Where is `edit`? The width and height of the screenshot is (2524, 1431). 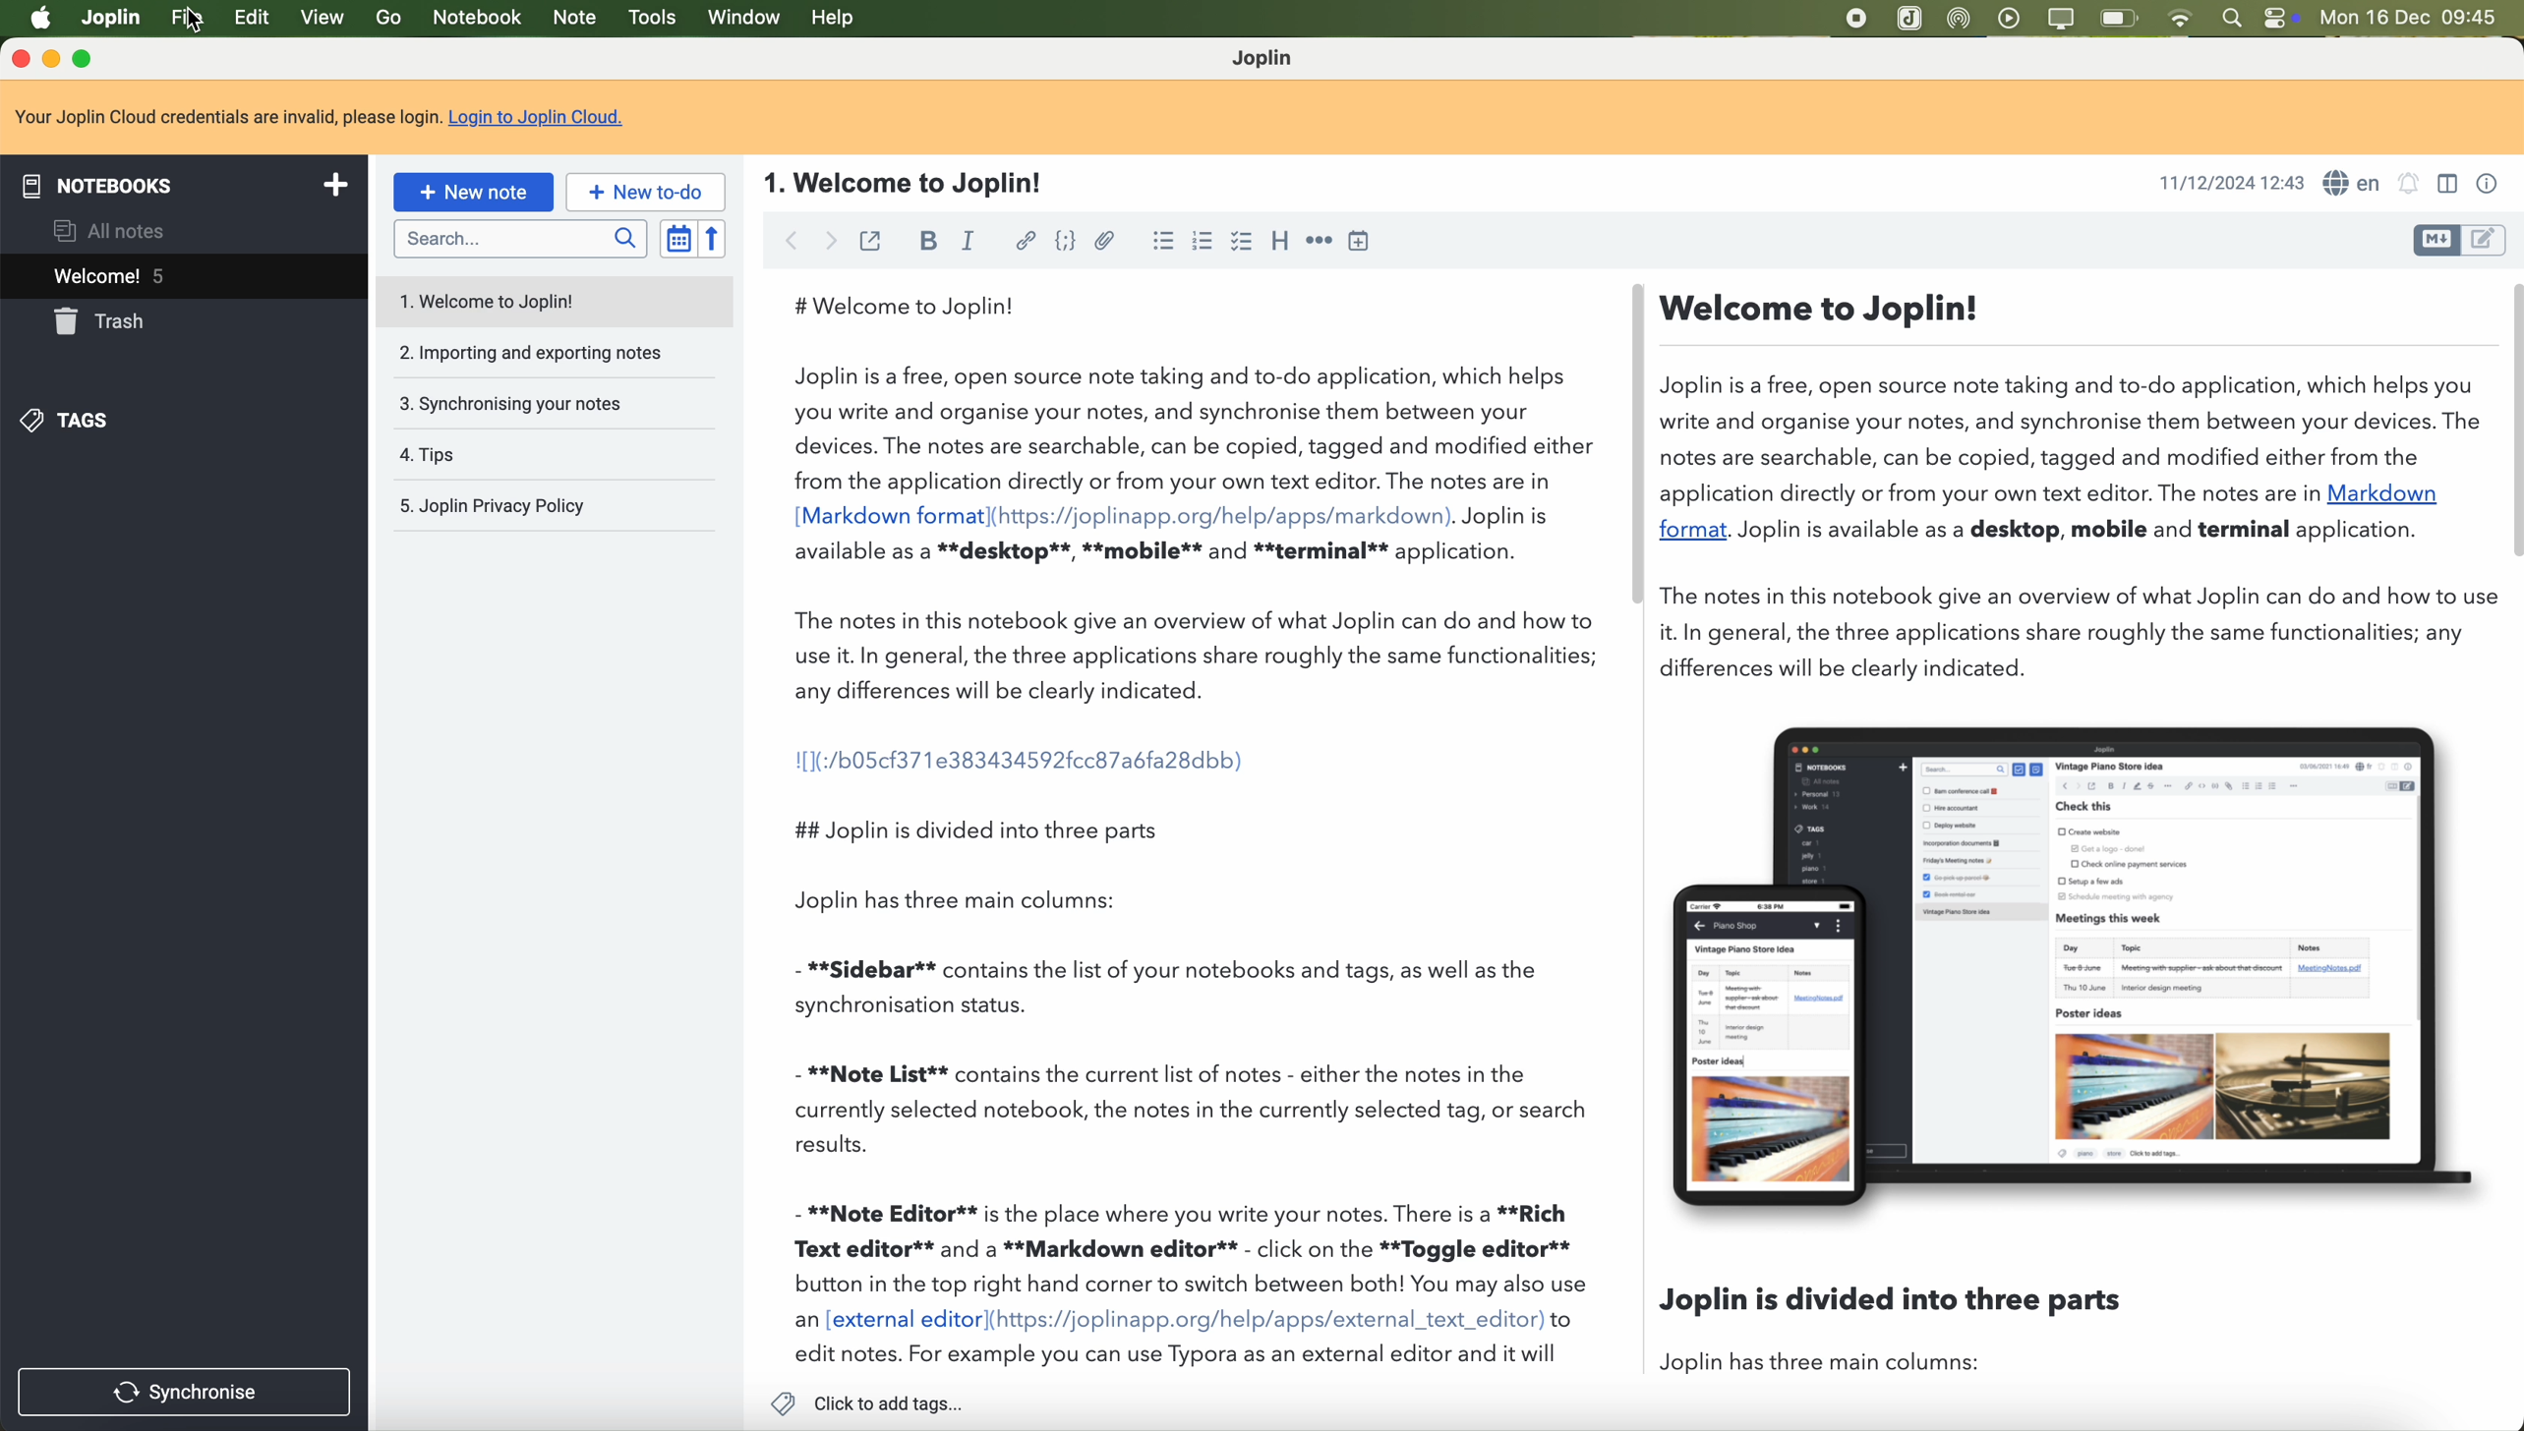 edit is located at coordinates (256, 20).